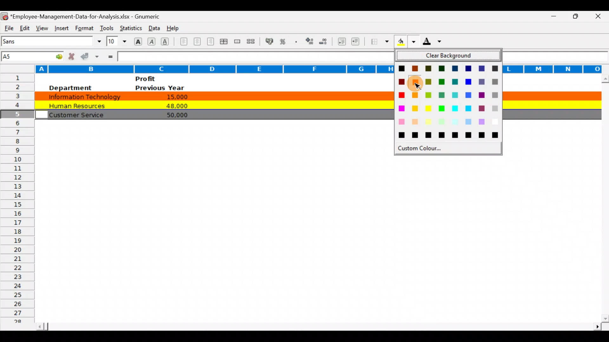 Image resolution: width=609 pixels, height=342 pixels. I want to click on Custom color, so click(421, 148).